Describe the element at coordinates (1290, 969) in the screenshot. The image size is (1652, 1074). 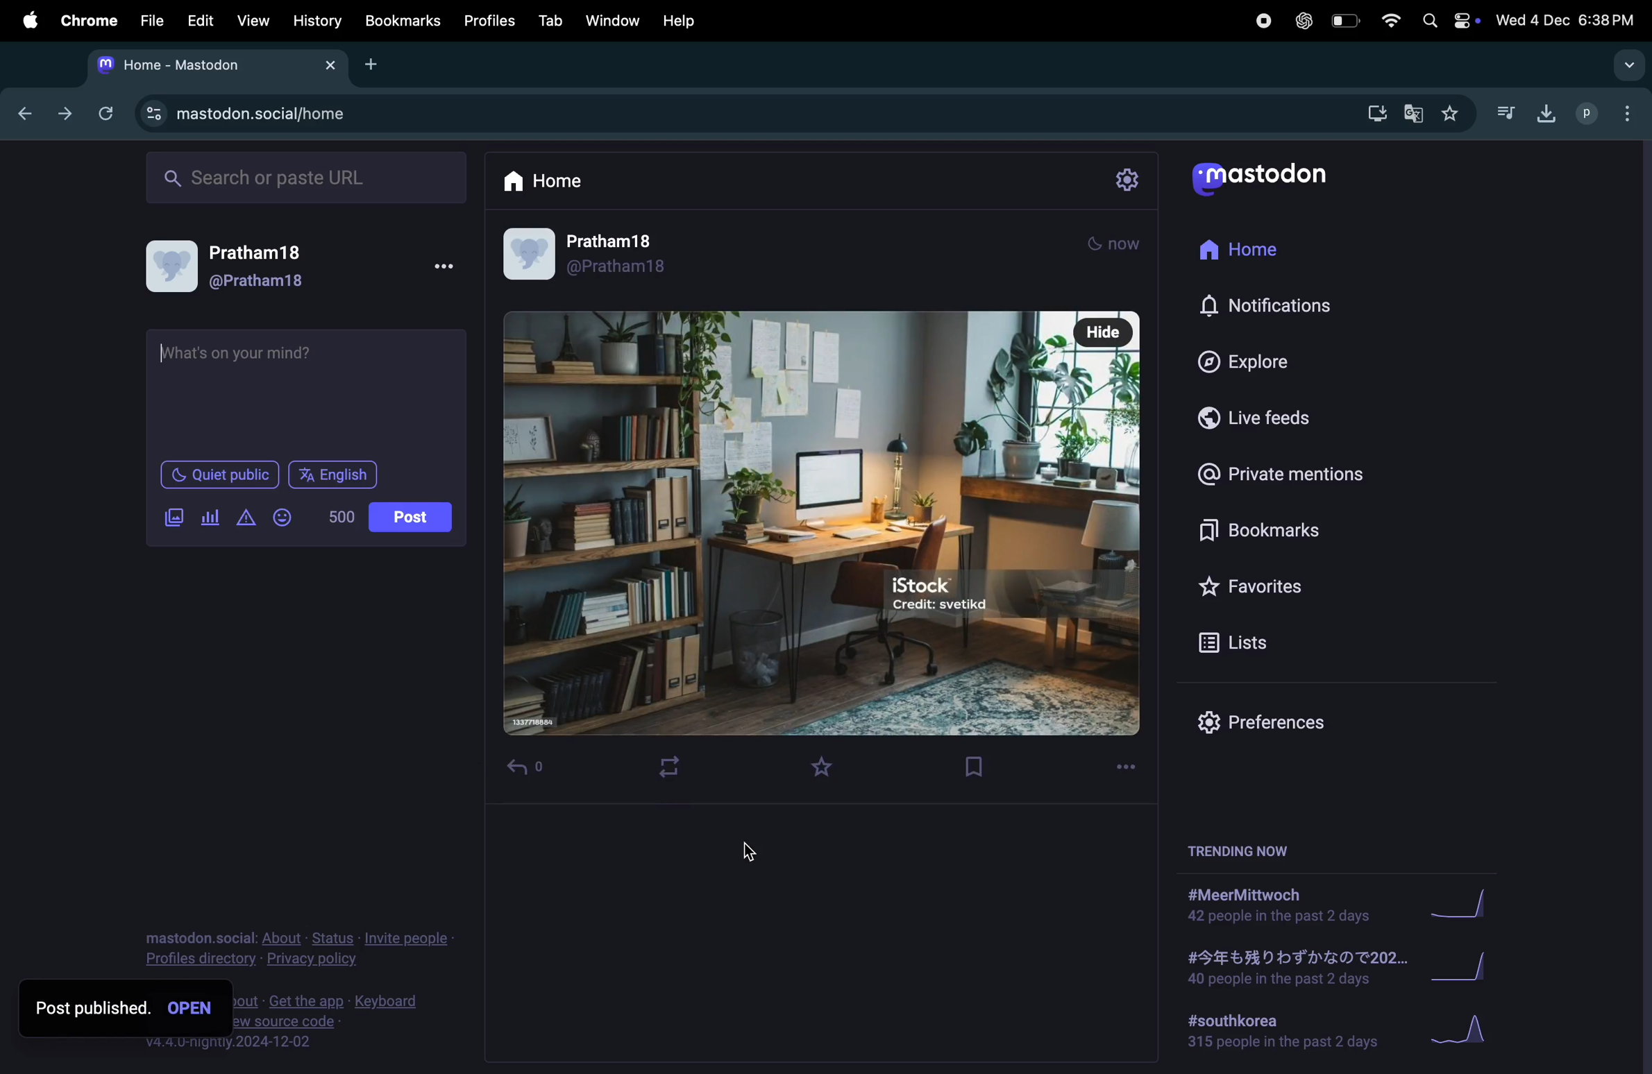
I see `japanese` at that location.